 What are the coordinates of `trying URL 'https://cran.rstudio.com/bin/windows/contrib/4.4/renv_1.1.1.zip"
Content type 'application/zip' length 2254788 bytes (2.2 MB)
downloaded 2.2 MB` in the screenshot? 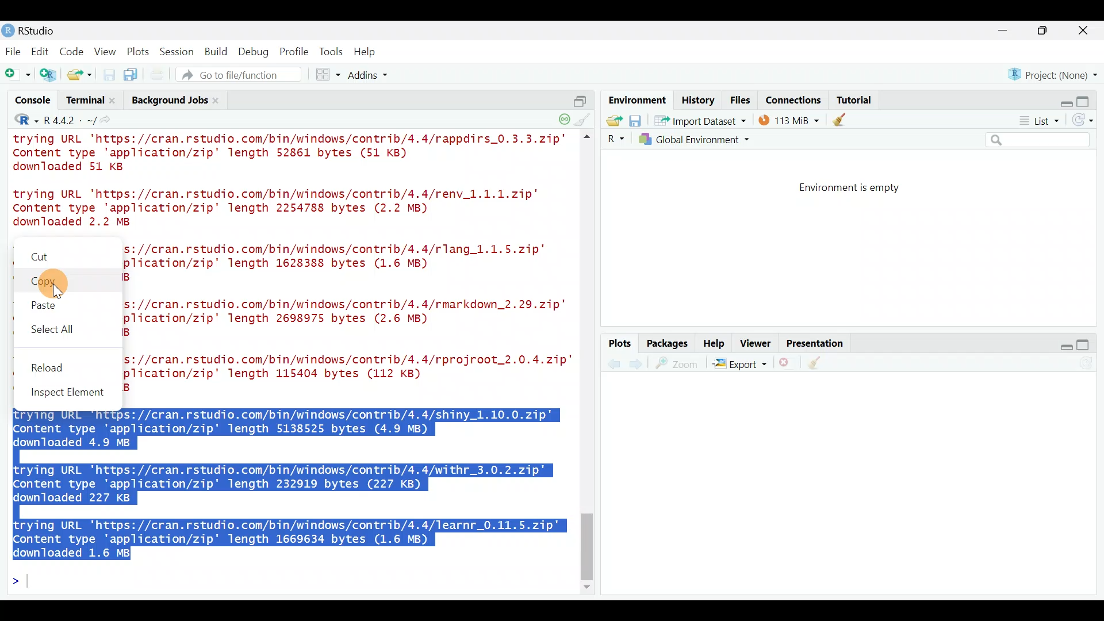 It's located at (290, 209).